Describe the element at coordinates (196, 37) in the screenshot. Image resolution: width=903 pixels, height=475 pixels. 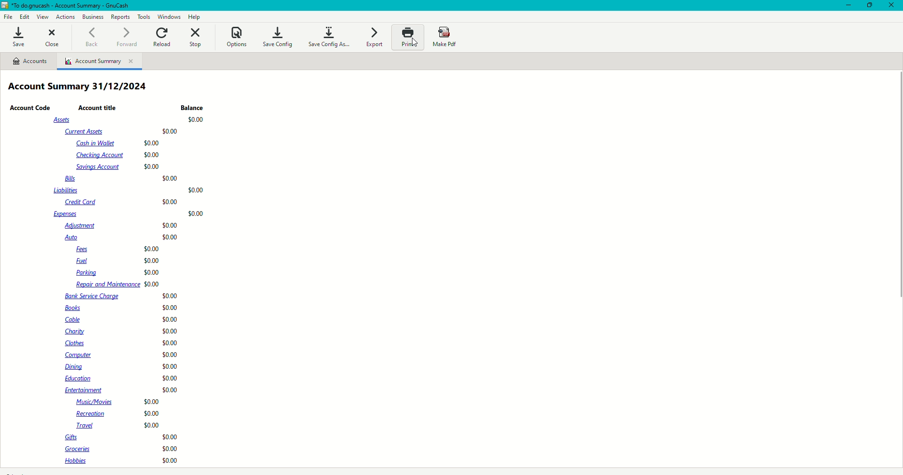
I see `Stop` at that location.